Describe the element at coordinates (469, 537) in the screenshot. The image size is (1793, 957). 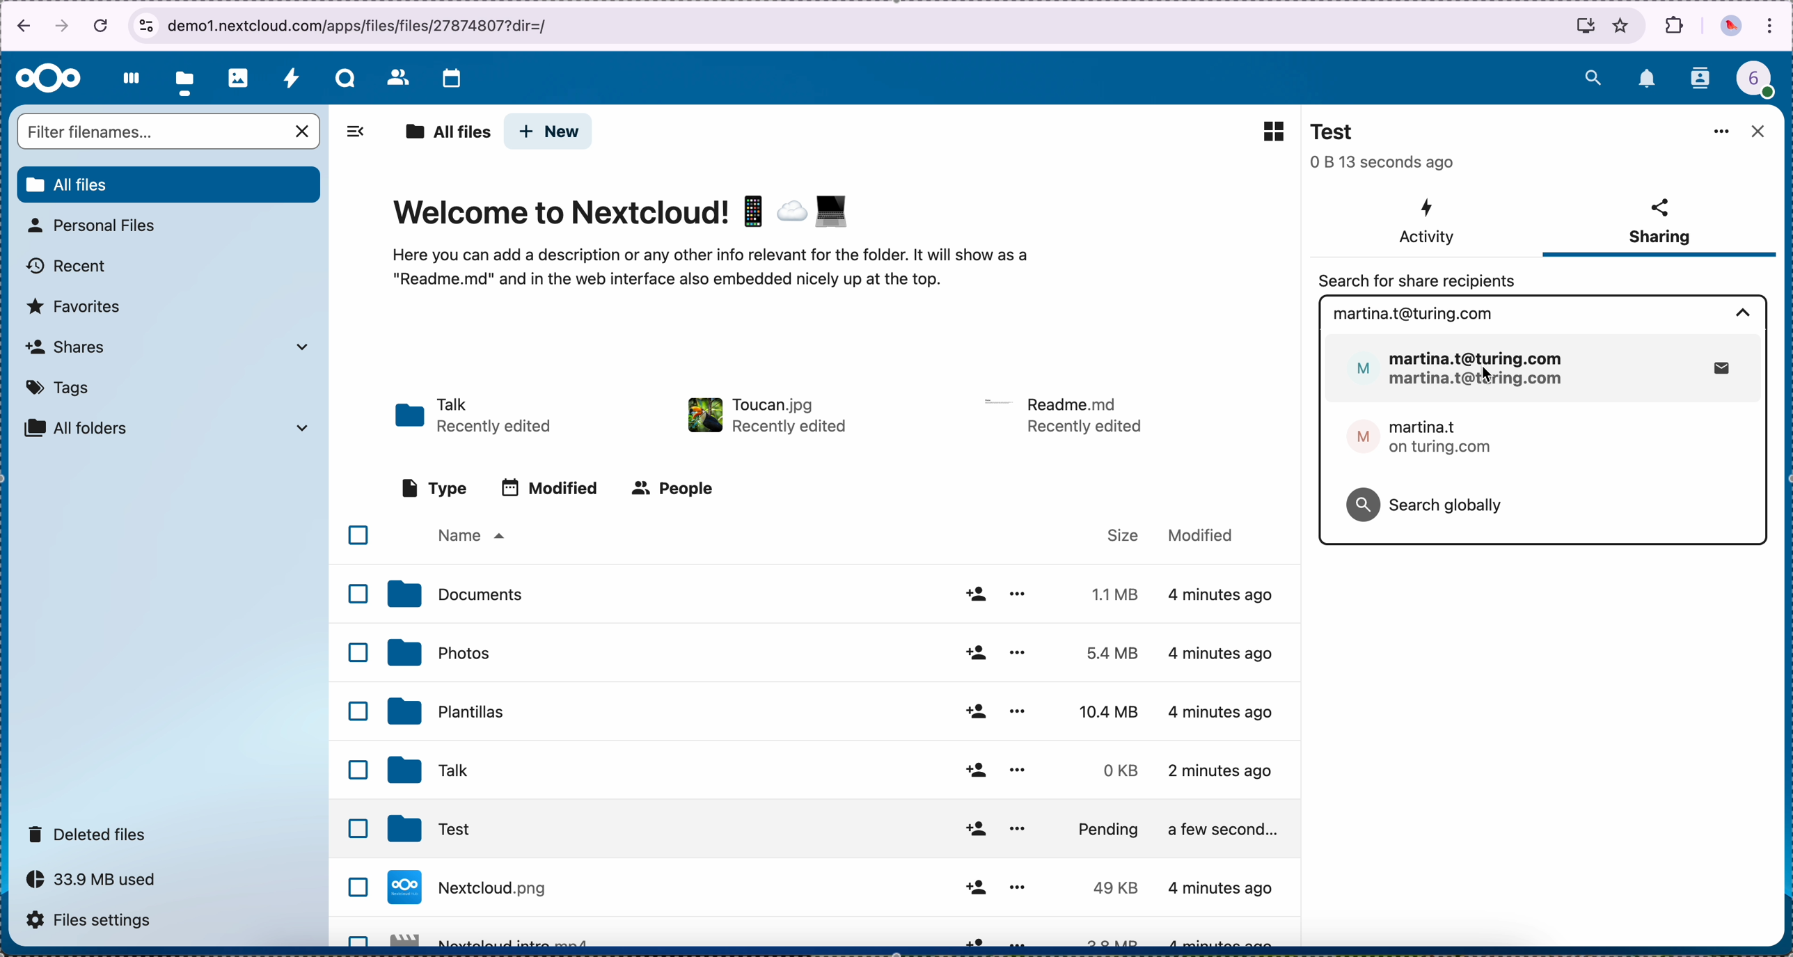
I see `name` at that location.